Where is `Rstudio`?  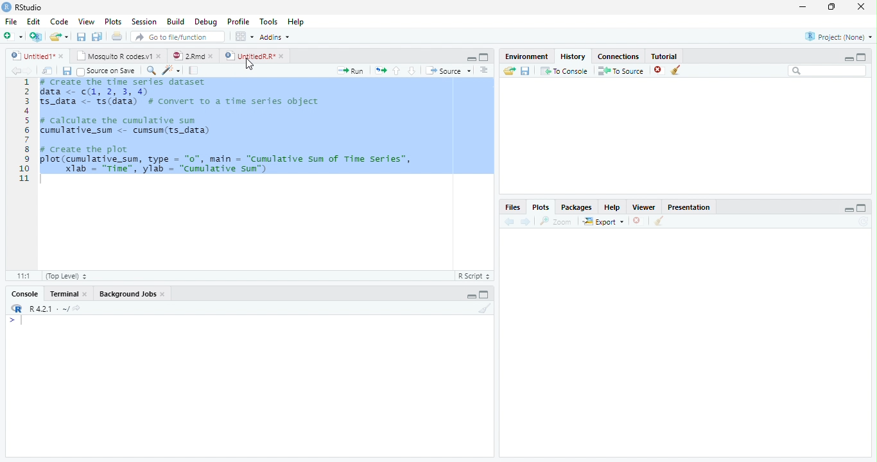
Rstudio is located at coordinates (23, 6).